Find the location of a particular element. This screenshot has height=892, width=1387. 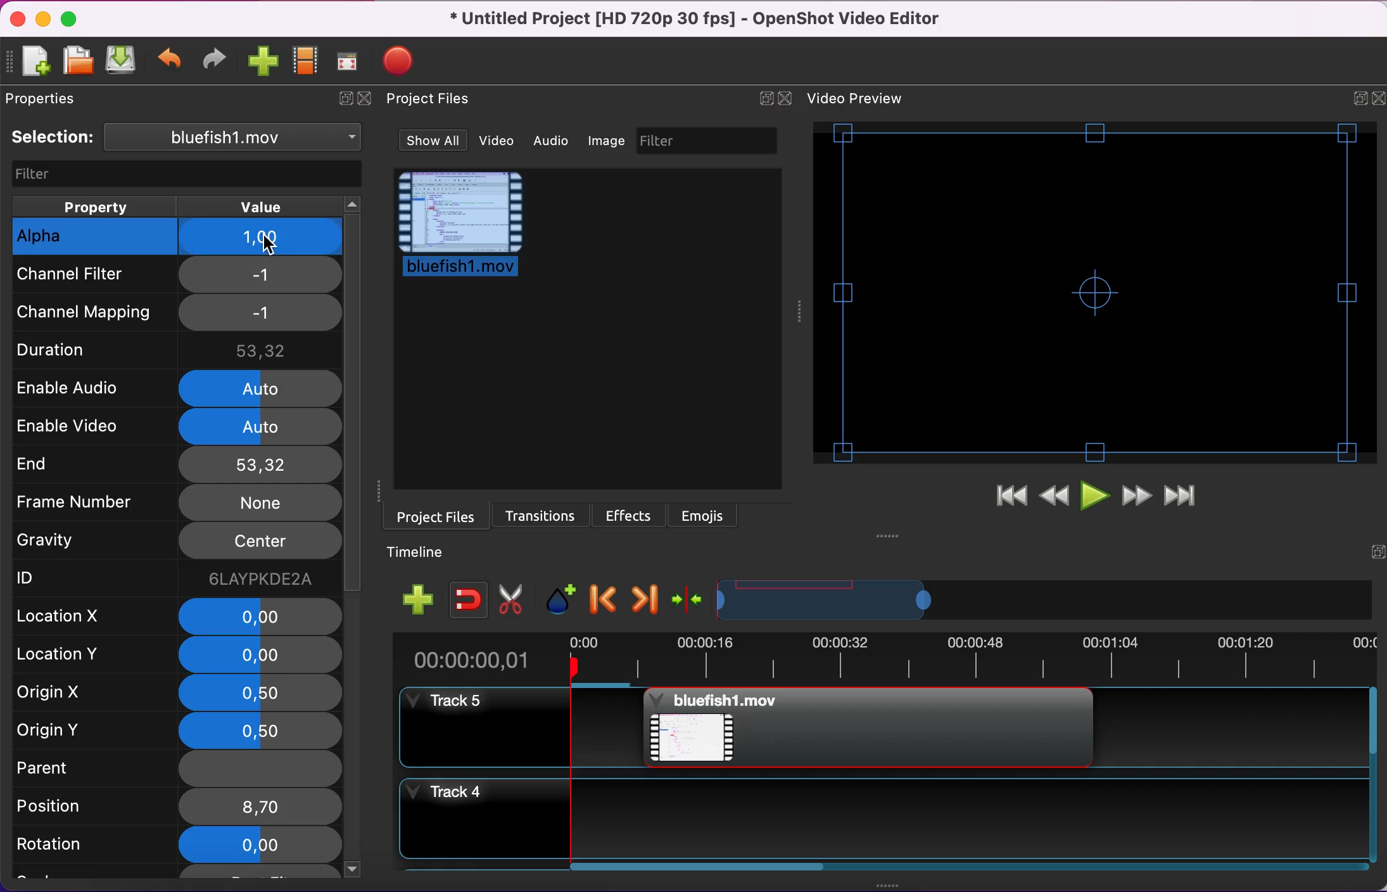

audio is located at coordinates (557, 142).